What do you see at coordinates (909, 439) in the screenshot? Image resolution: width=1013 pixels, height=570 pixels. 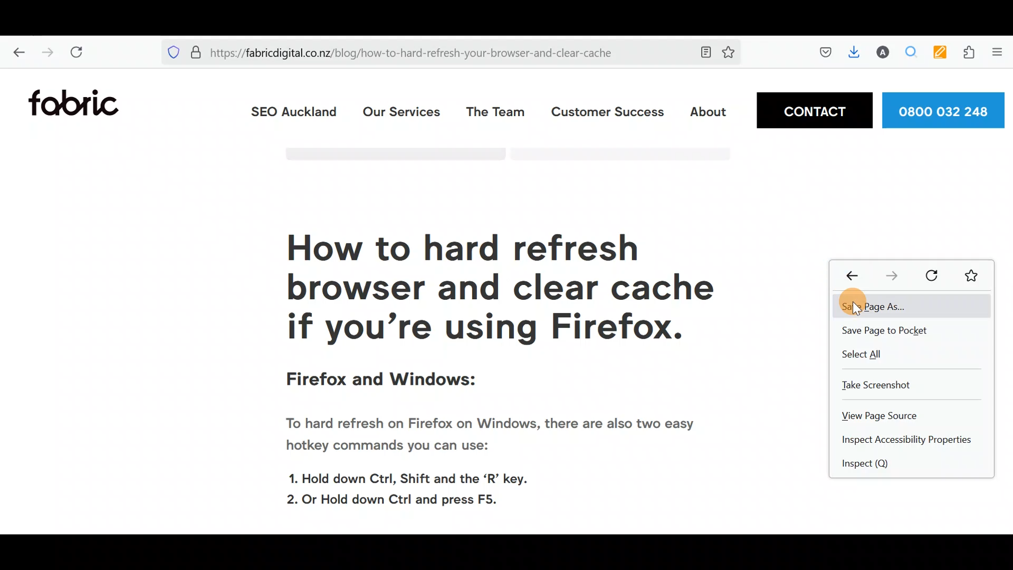 I see `Inspect accessibility properties` at bounding box center [909, 439].